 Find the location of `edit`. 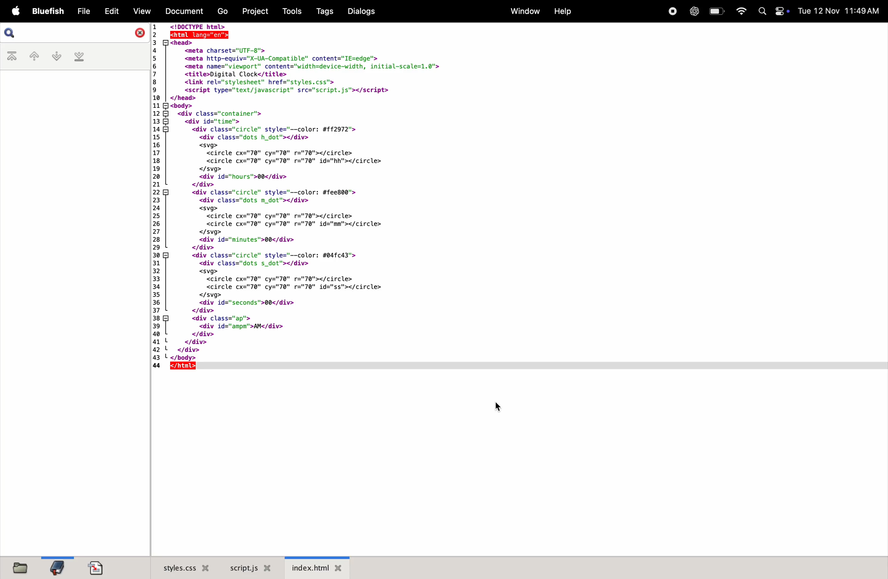

edit is located at coordinates (110, 11).